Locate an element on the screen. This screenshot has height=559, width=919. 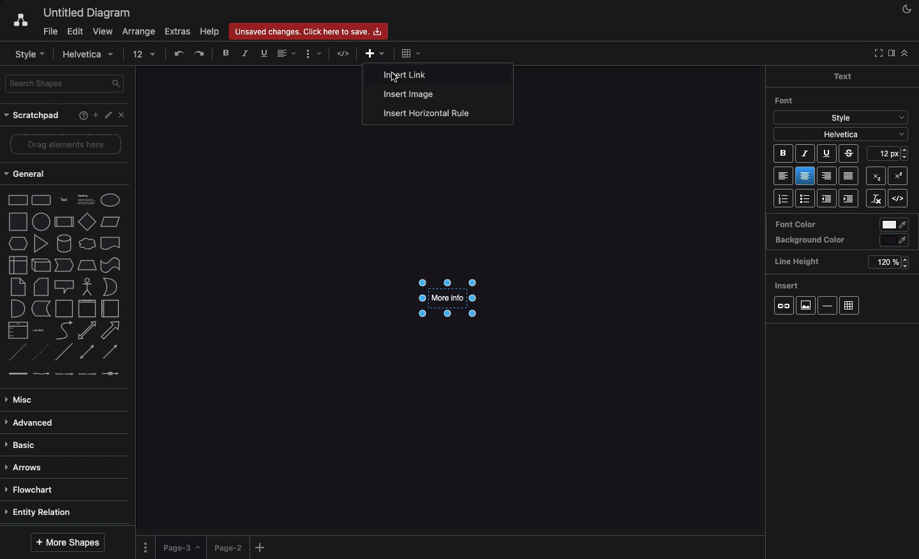
horizontal container is located at coordinates (110, 308).